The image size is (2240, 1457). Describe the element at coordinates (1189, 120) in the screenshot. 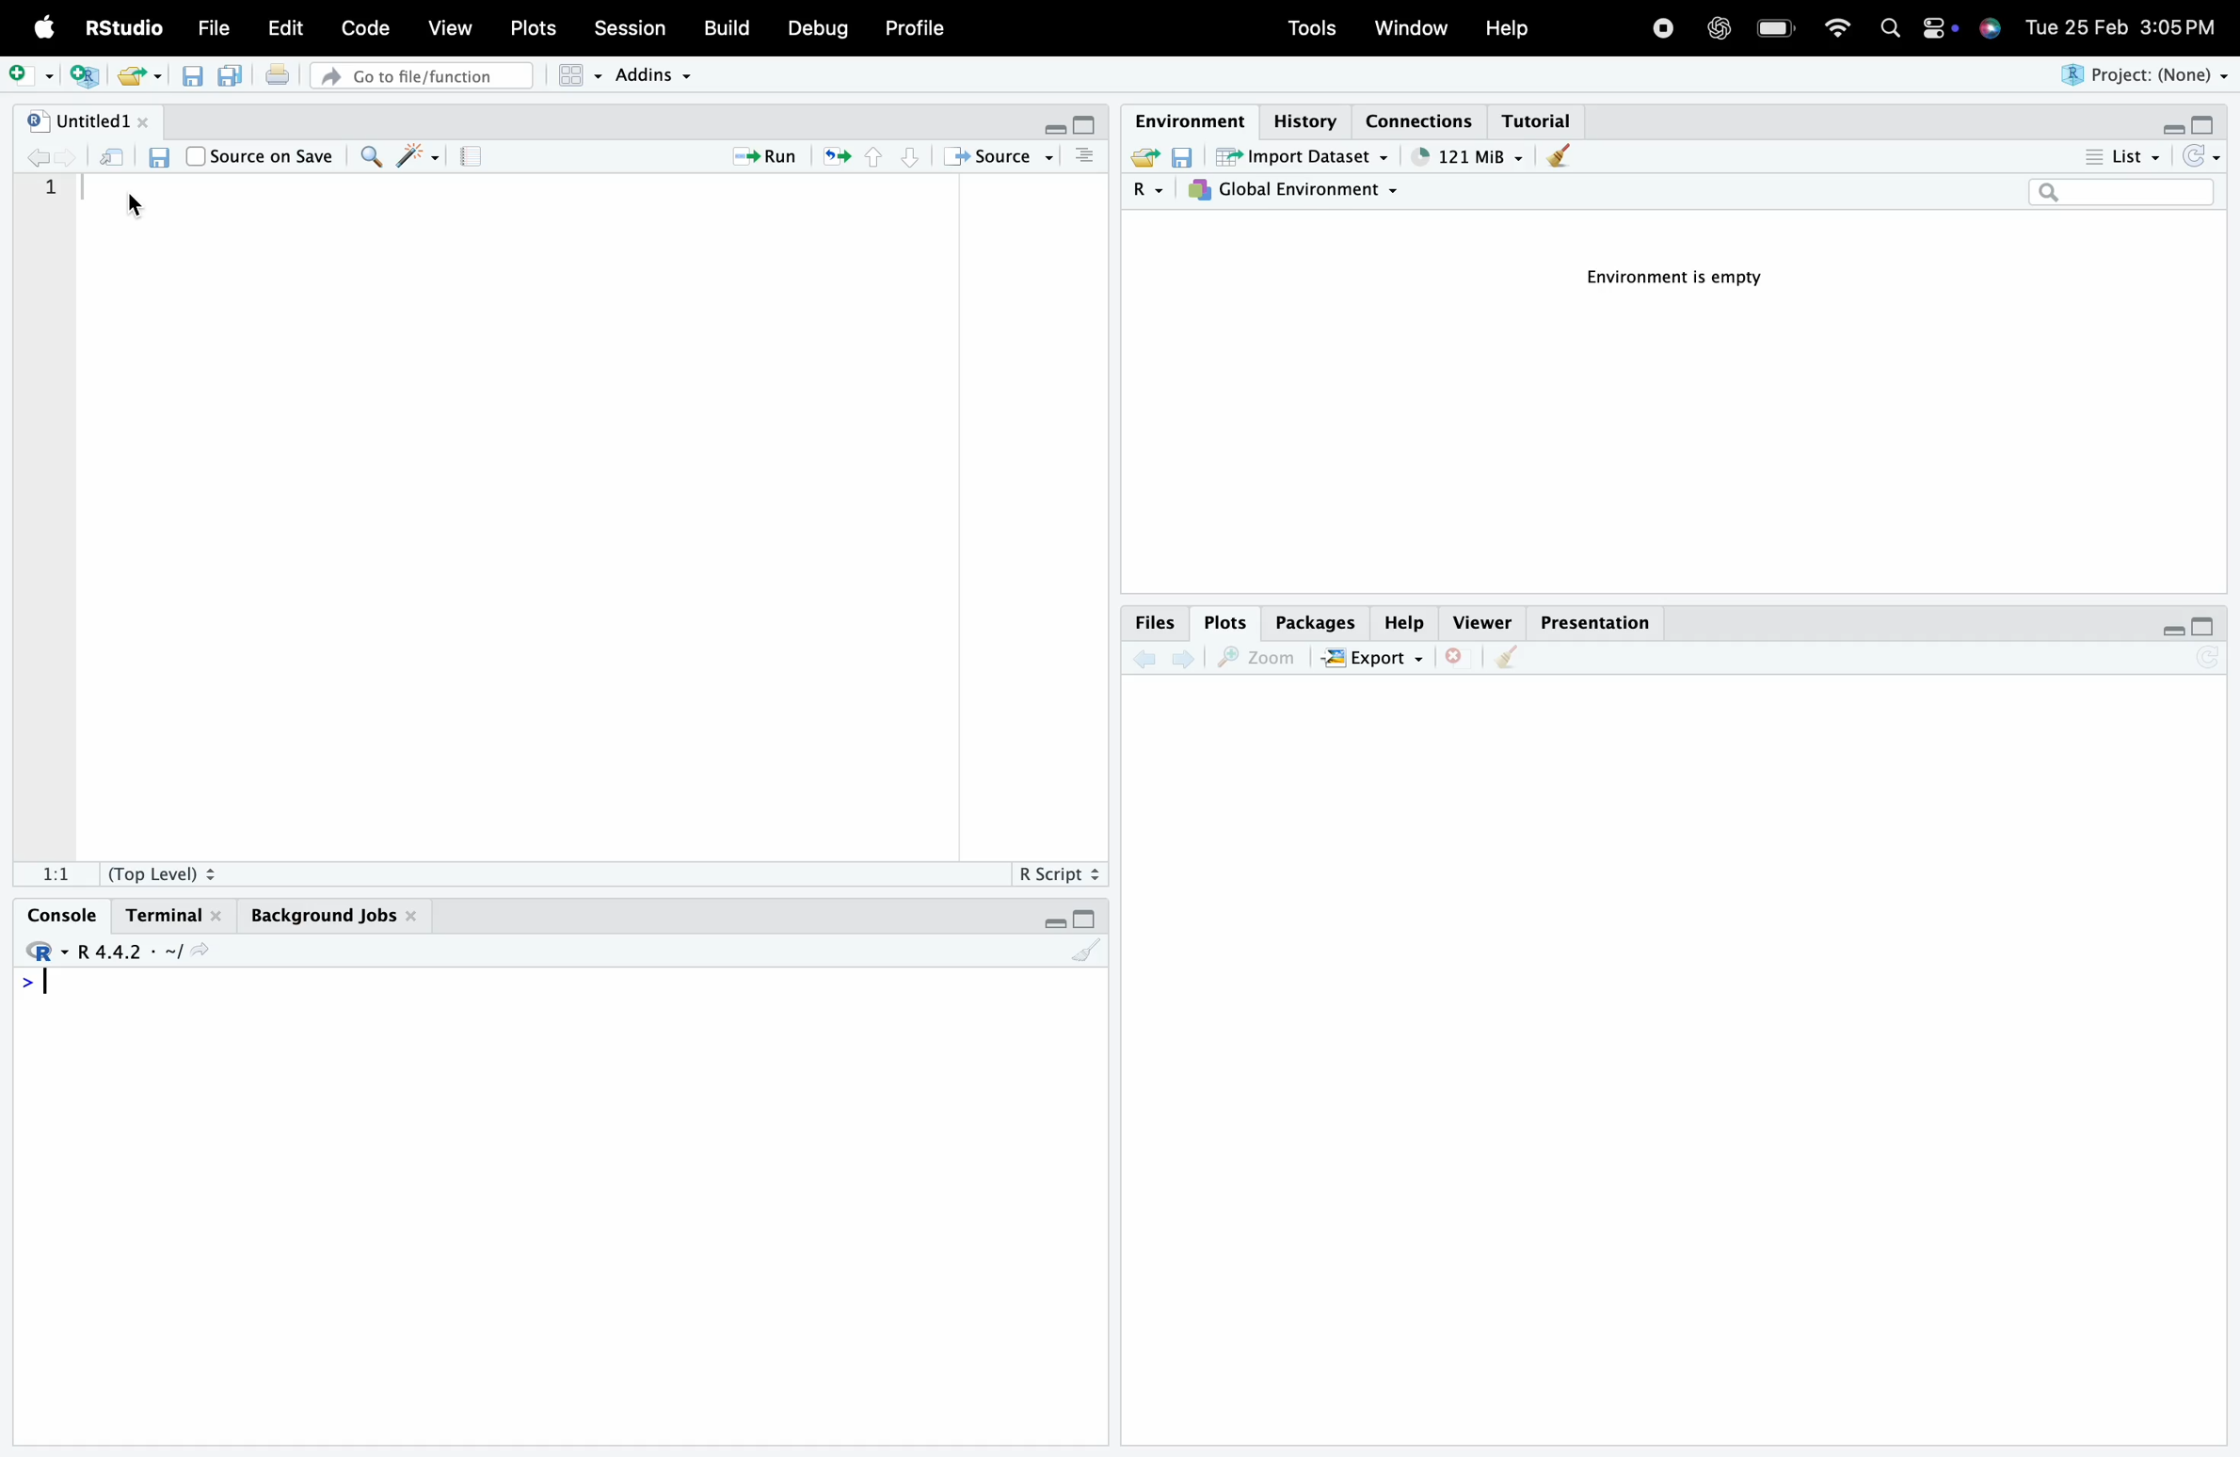

I see `Environment` at that location.